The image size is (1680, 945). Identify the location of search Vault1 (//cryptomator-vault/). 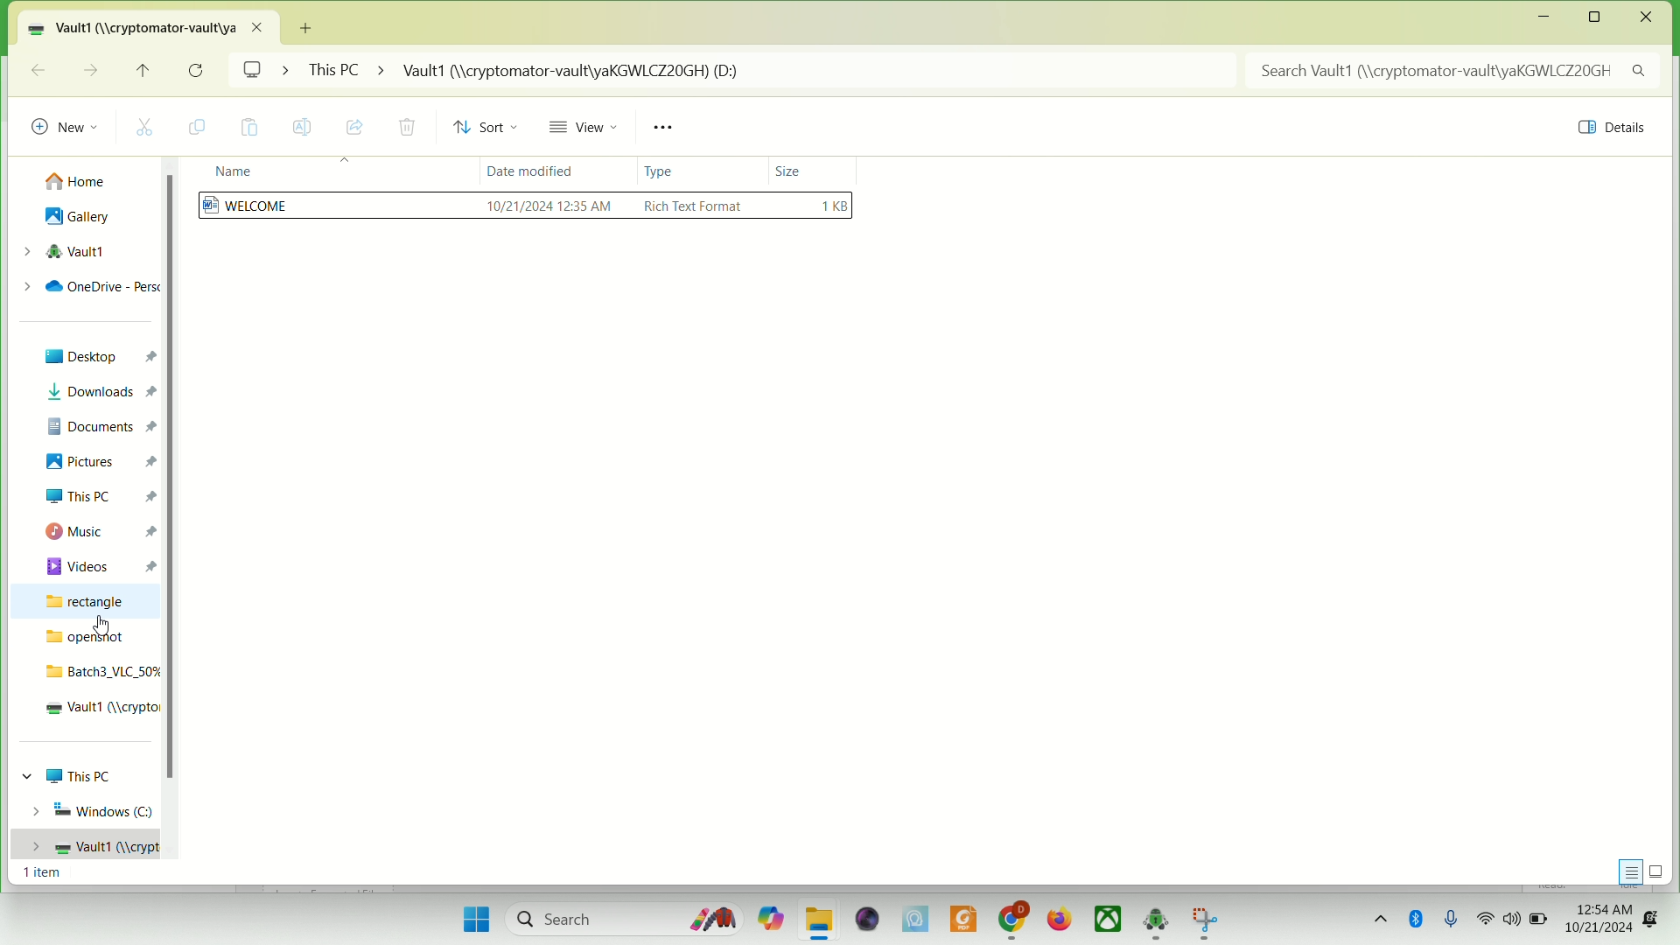
(1457, 71).